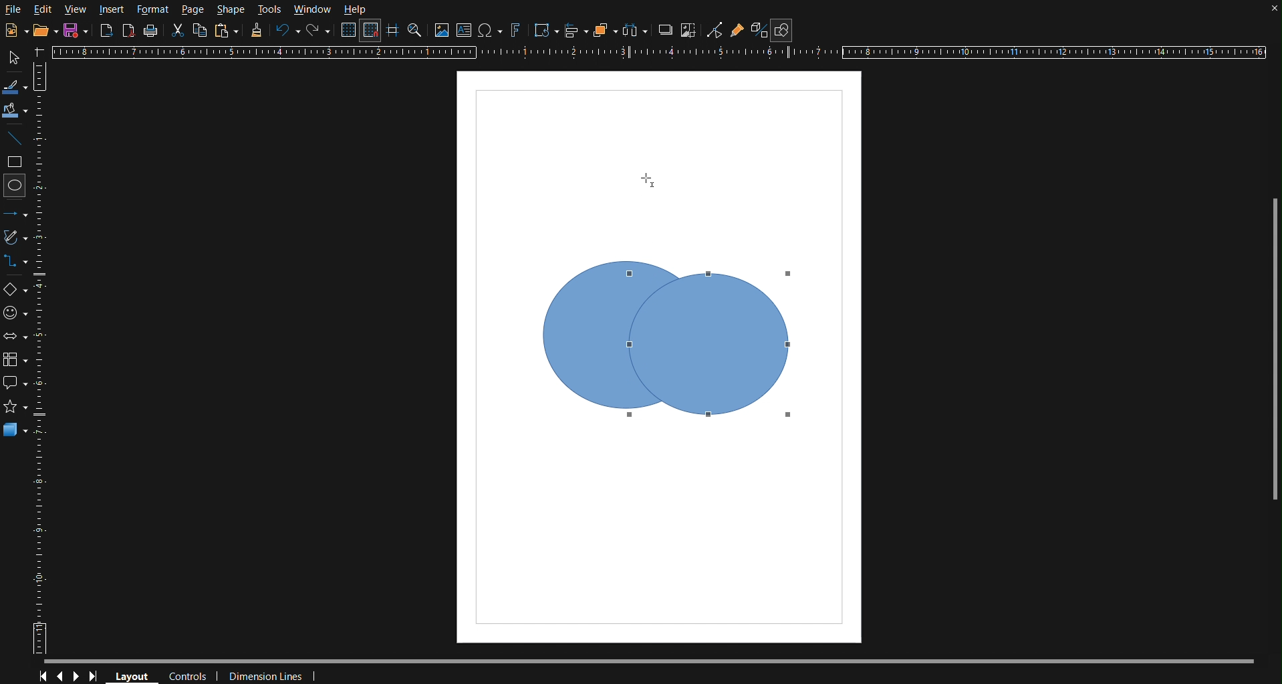 The image size is (1282, 684). What do you see at coordinates (1269, 345) in the screenshot?
I see `Scrollbar` at bounding box center [1269, 345].